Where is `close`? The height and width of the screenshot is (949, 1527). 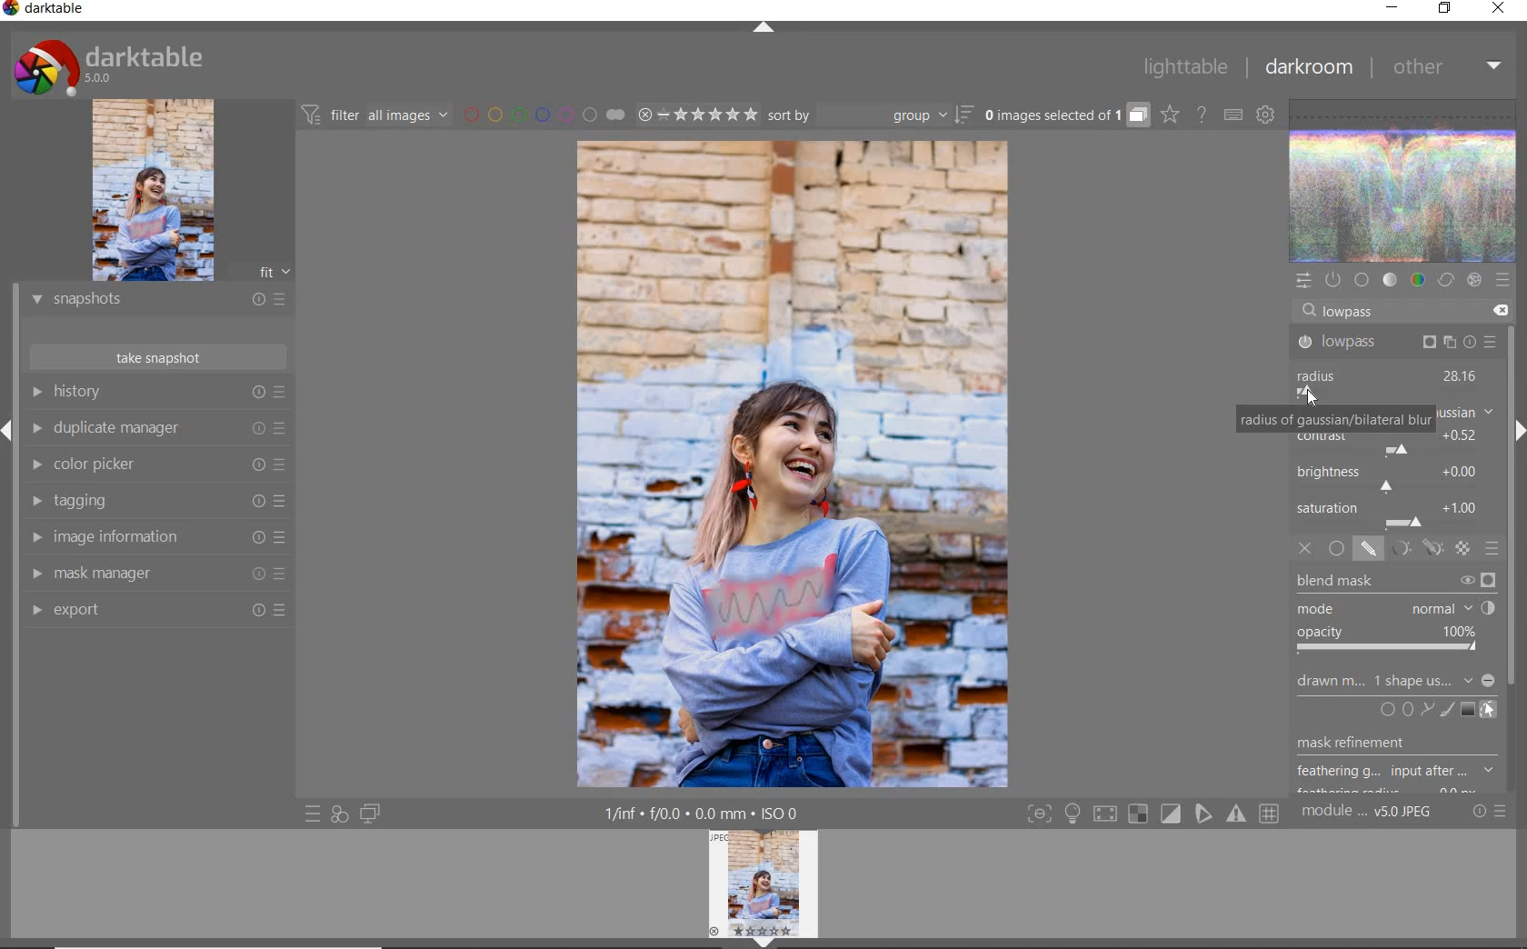 close is located at coordinates (1498, 10).